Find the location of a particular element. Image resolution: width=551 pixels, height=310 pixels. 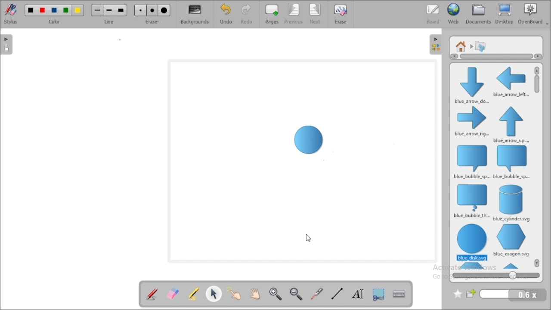

visual laser pointer is located at coordinates (317, 294).